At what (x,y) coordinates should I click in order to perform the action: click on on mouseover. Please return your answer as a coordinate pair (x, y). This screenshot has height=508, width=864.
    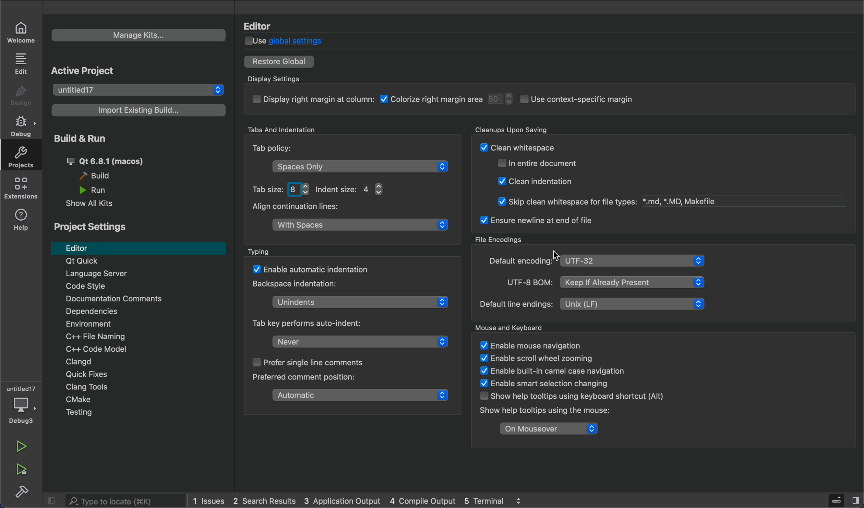
    Looking at the image, I should click on (551, 428).